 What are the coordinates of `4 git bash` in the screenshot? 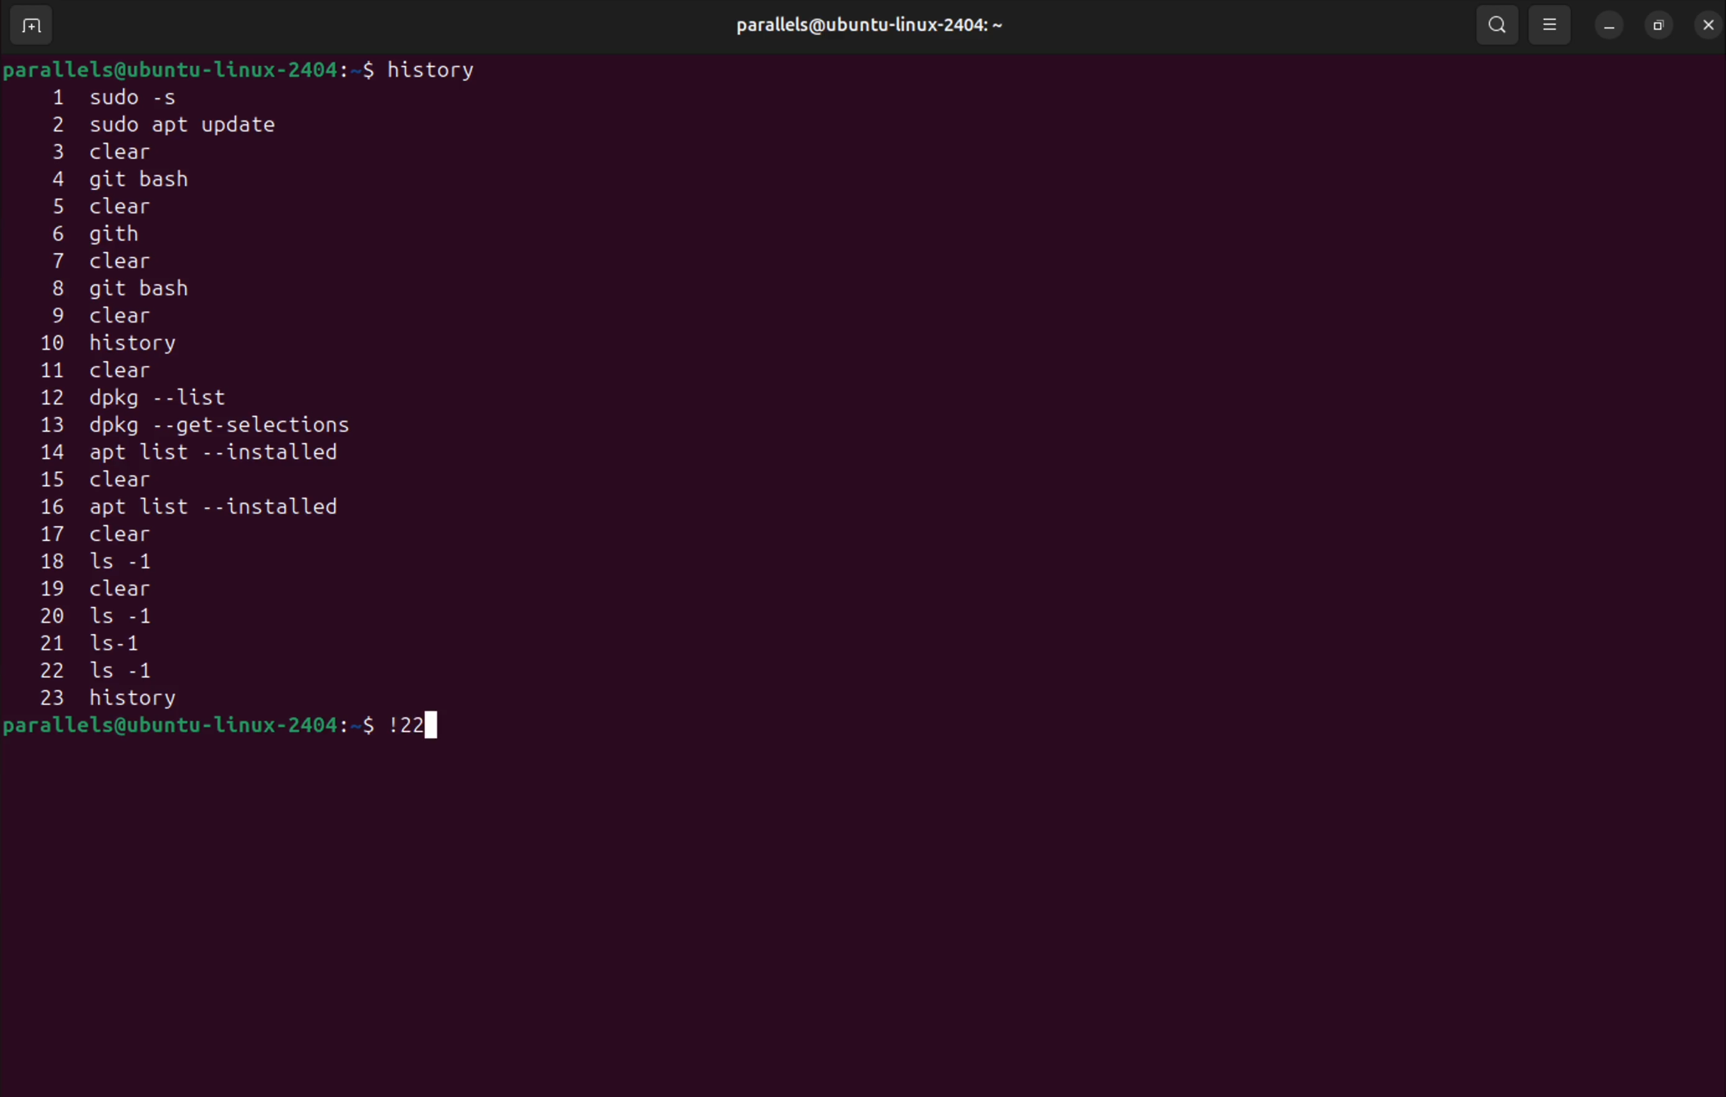 It's located at (136, 181).